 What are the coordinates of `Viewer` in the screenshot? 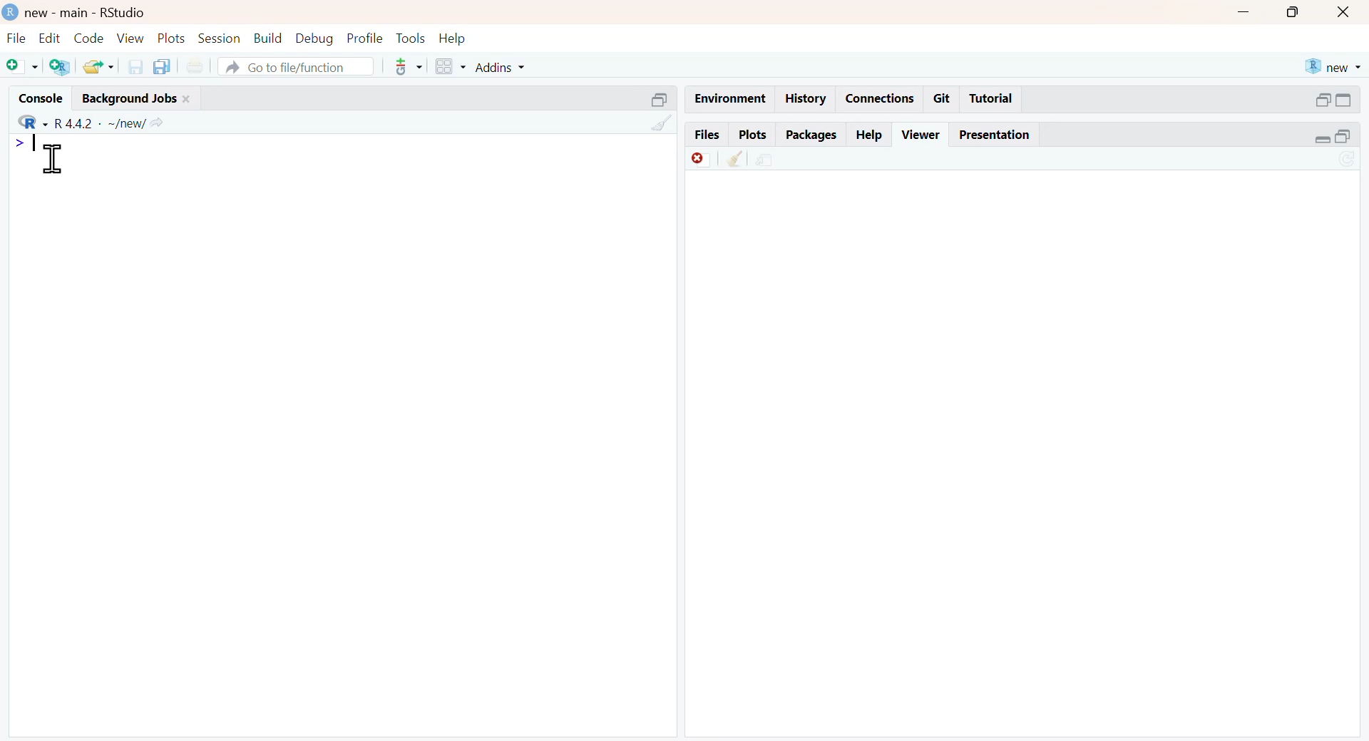 It's located at (923, 133).